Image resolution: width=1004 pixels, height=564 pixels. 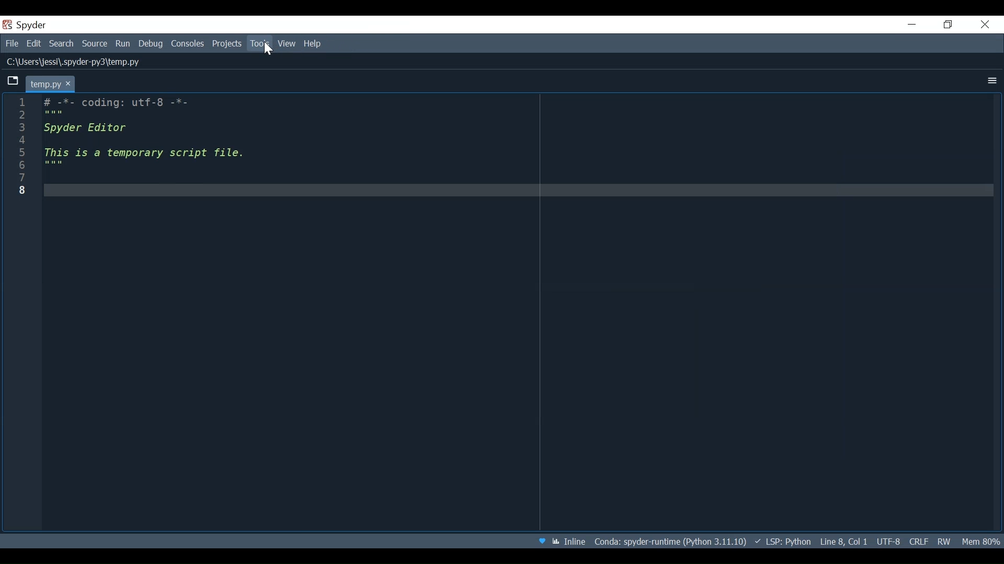 What do you see at coordinates (154, 134) in the screenshot?
I see `Editor` at bounding box center [154, 134].